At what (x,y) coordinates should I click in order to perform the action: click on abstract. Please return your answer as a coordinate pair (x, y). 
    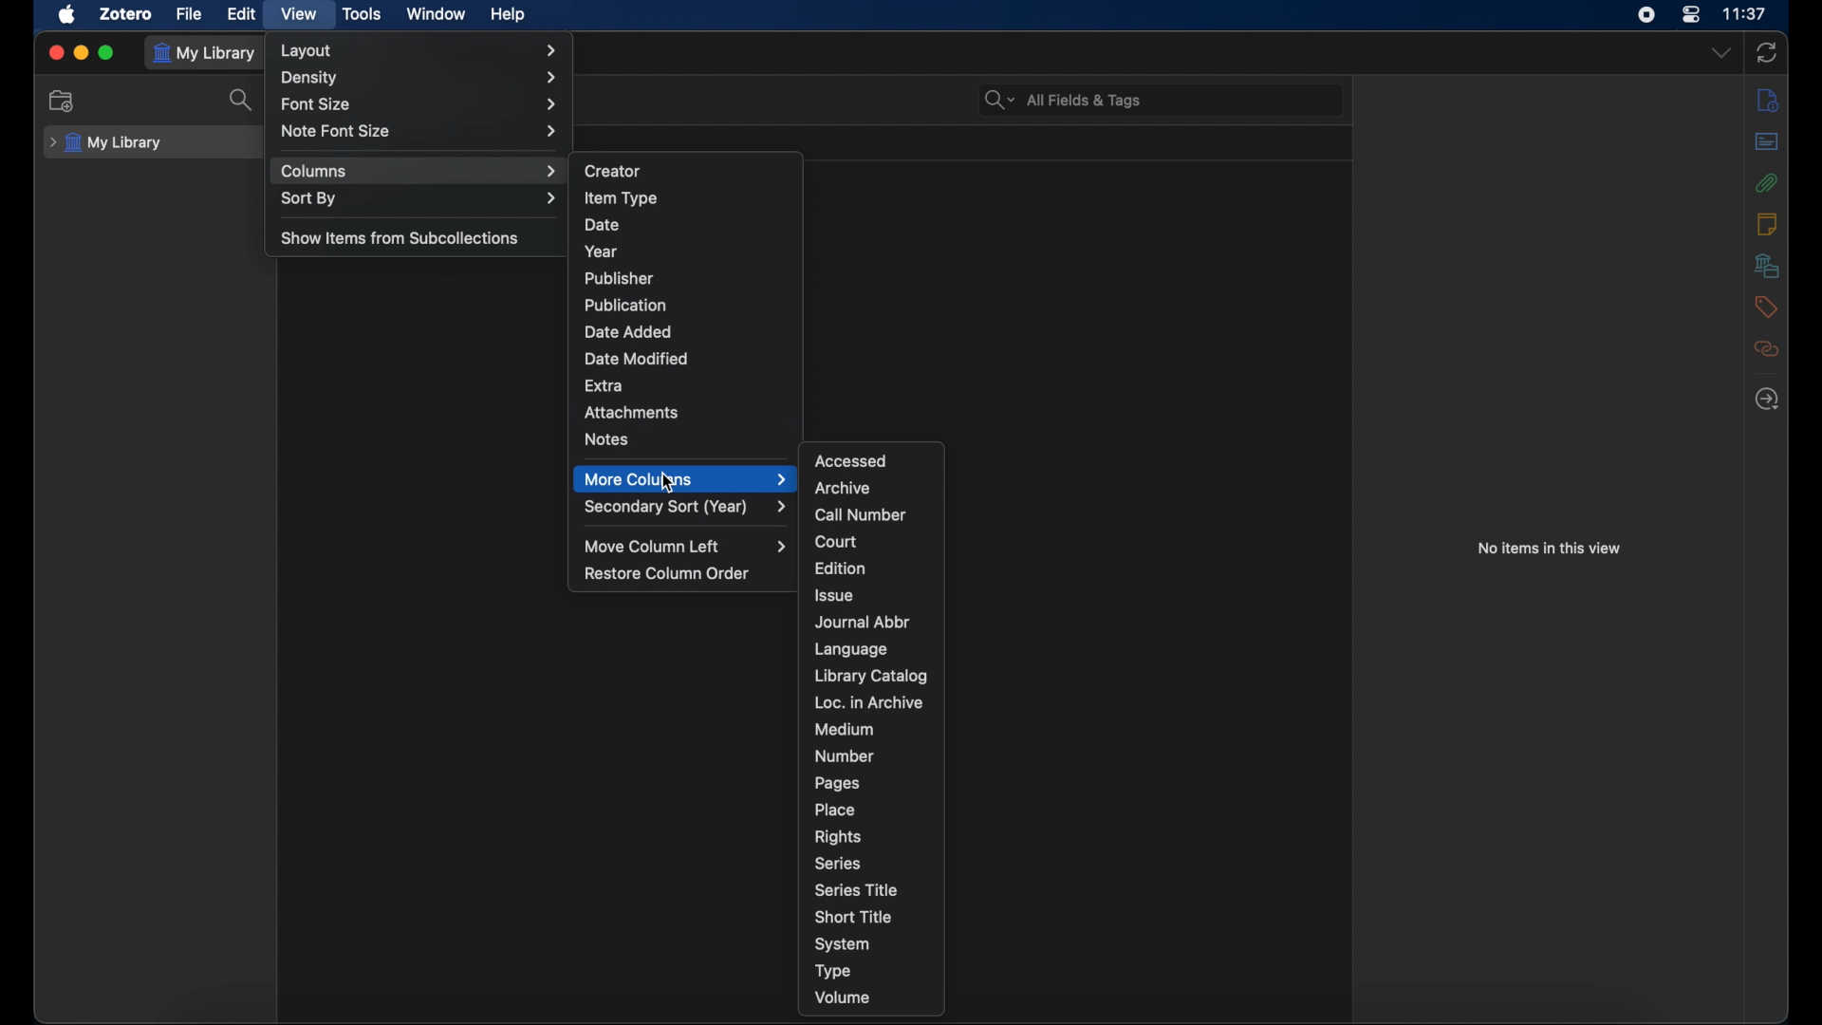
    Looking at the image, I should click on (1766, 140).